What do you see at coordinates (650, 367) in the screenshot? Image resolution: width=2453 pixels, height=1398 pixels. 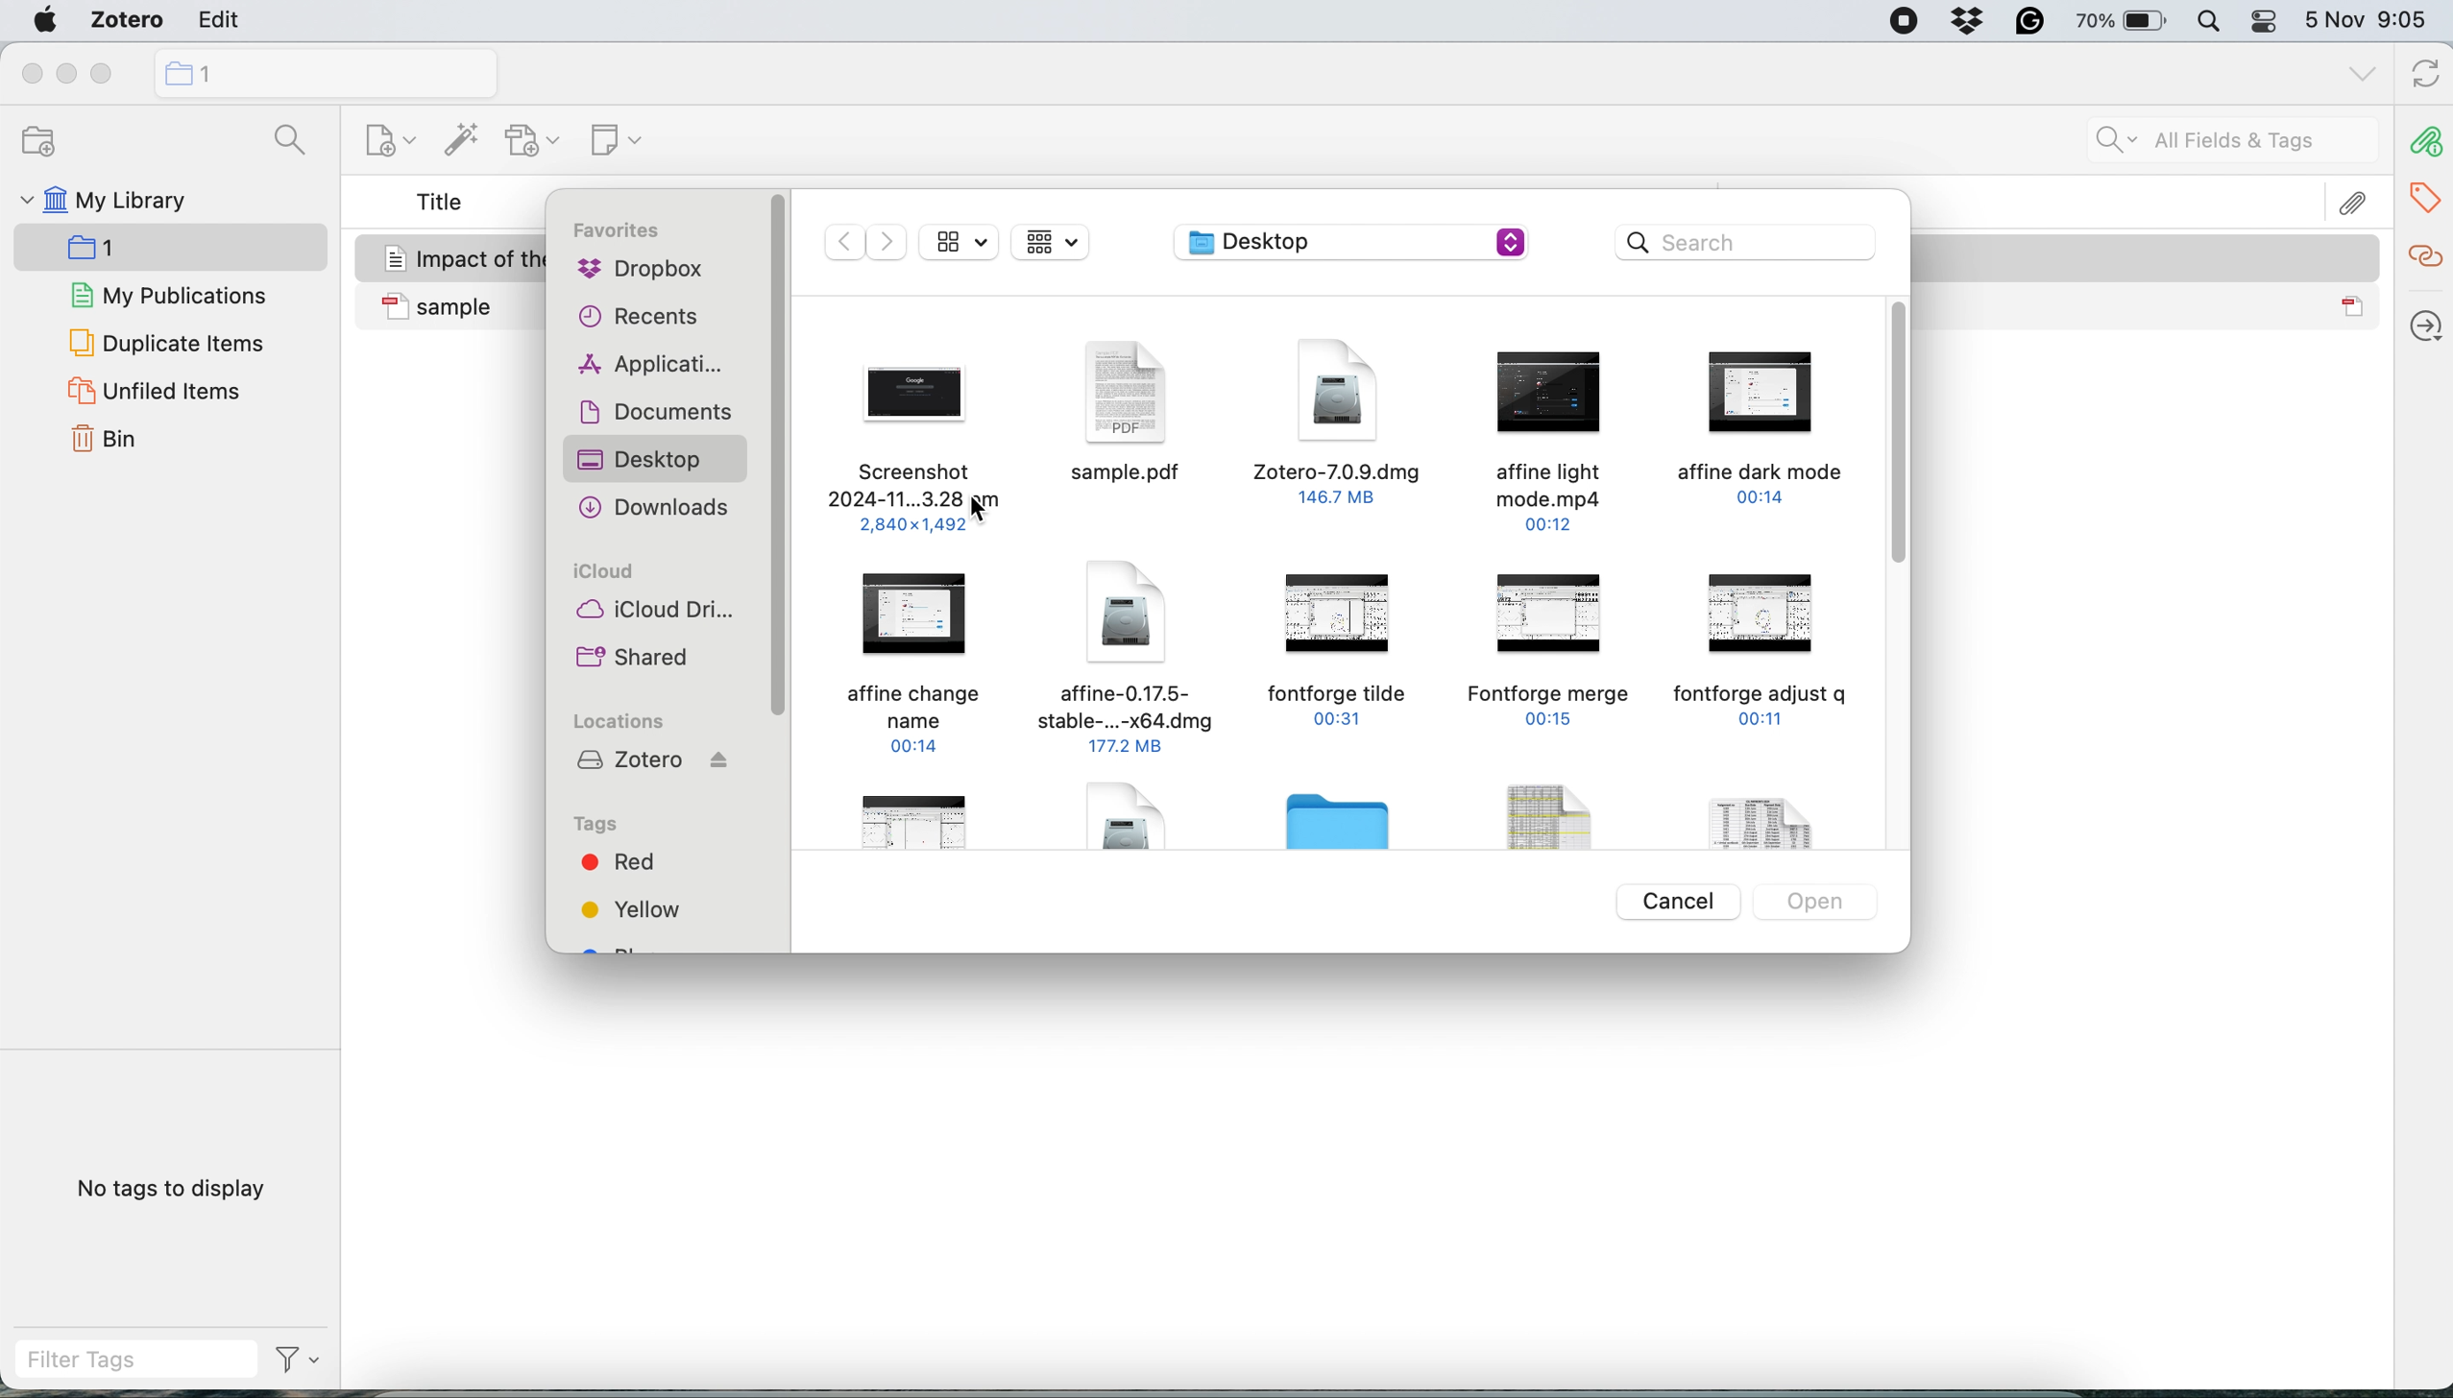 I see `applications` at bounding box center [650, 367].